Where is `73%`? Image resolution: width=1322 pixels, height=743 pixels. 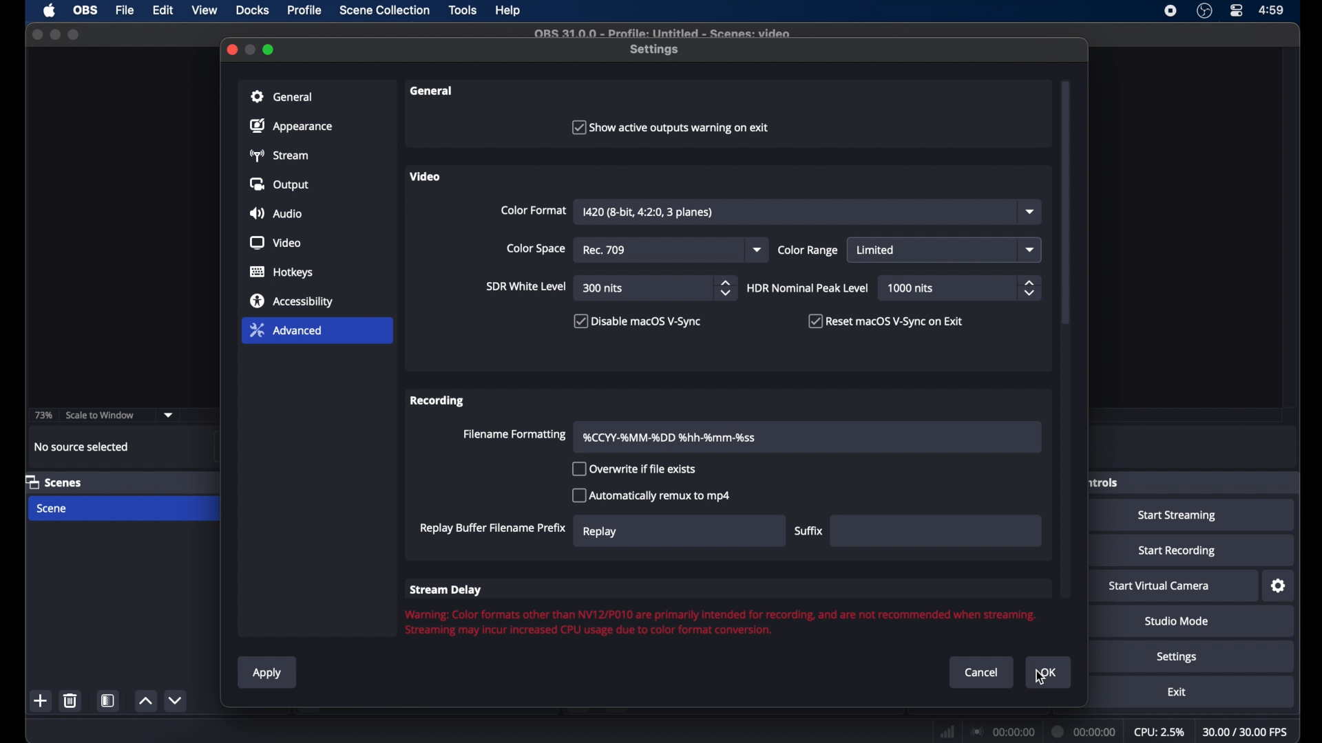 73% is located at coordinates (43, 415).